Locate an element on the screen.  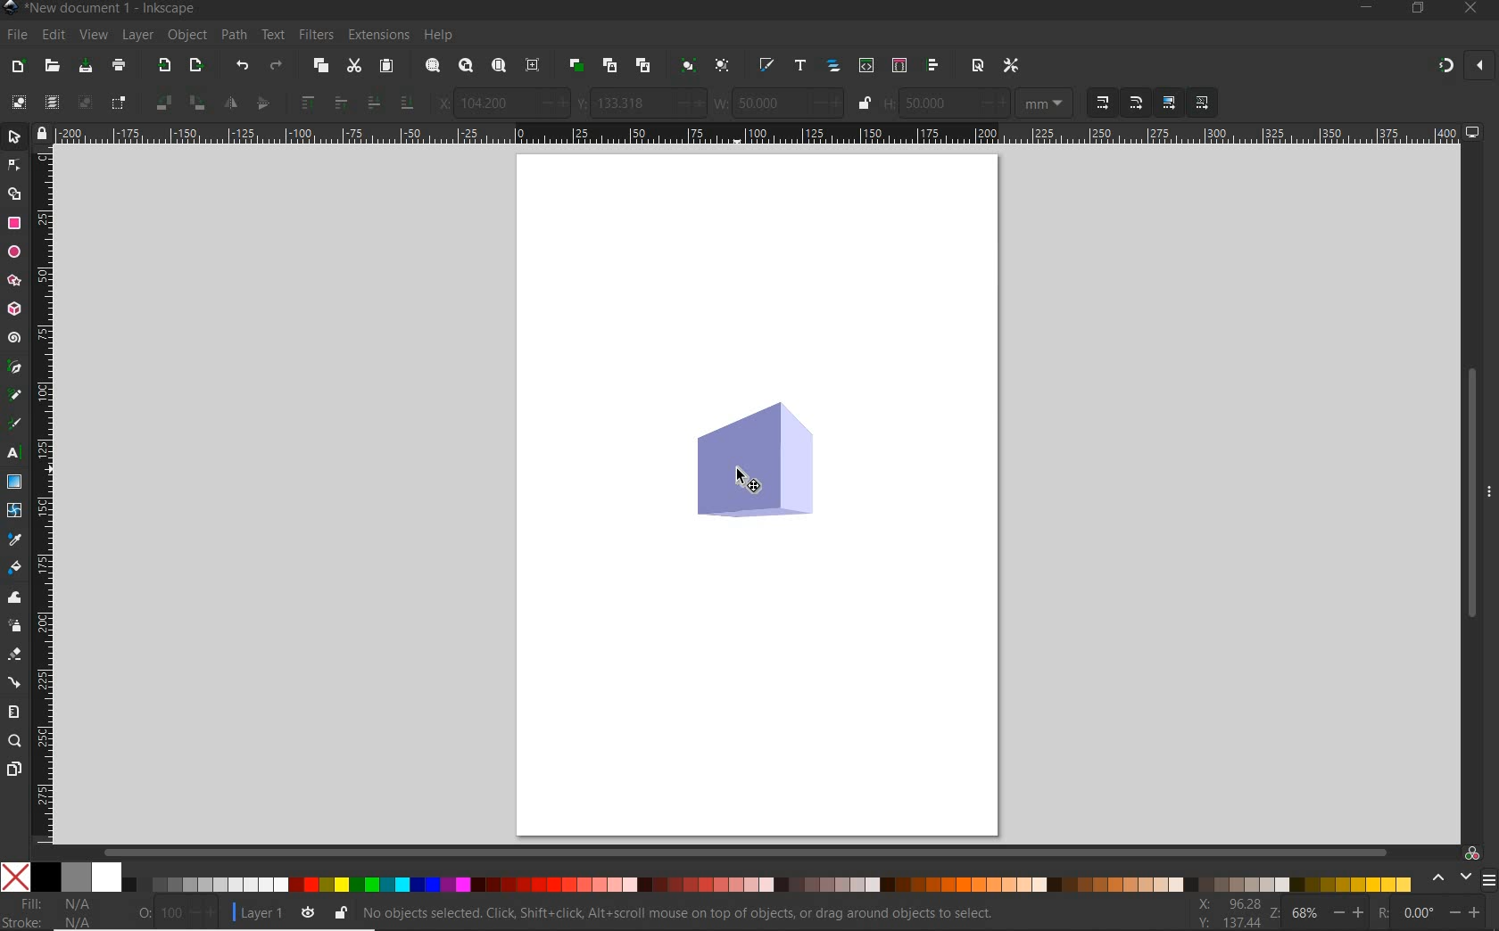
zoom drawing is located at coordinates (466, 64).